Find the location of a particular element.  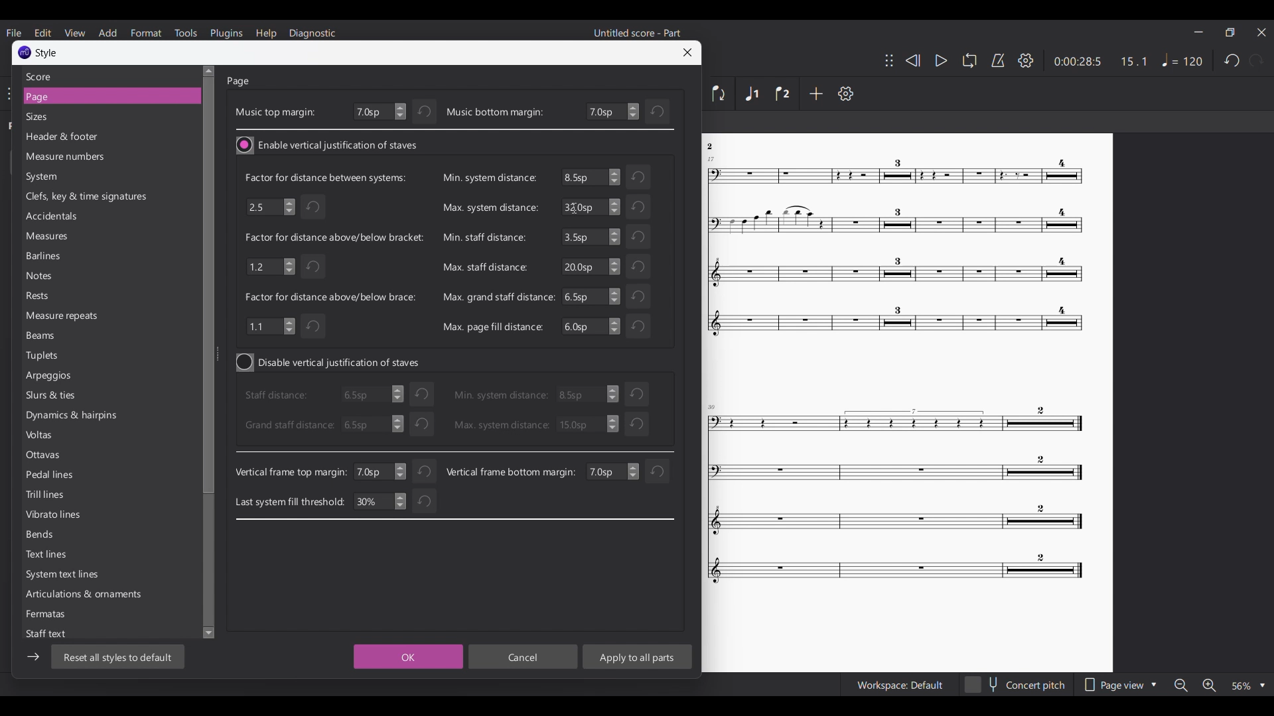

measure numbers is located at coordinates (98, 158).